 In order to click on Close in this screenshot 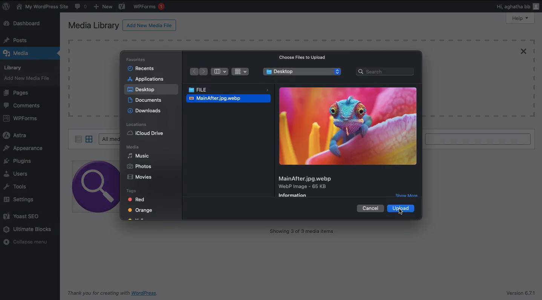, I will do `click(525, 51)`.